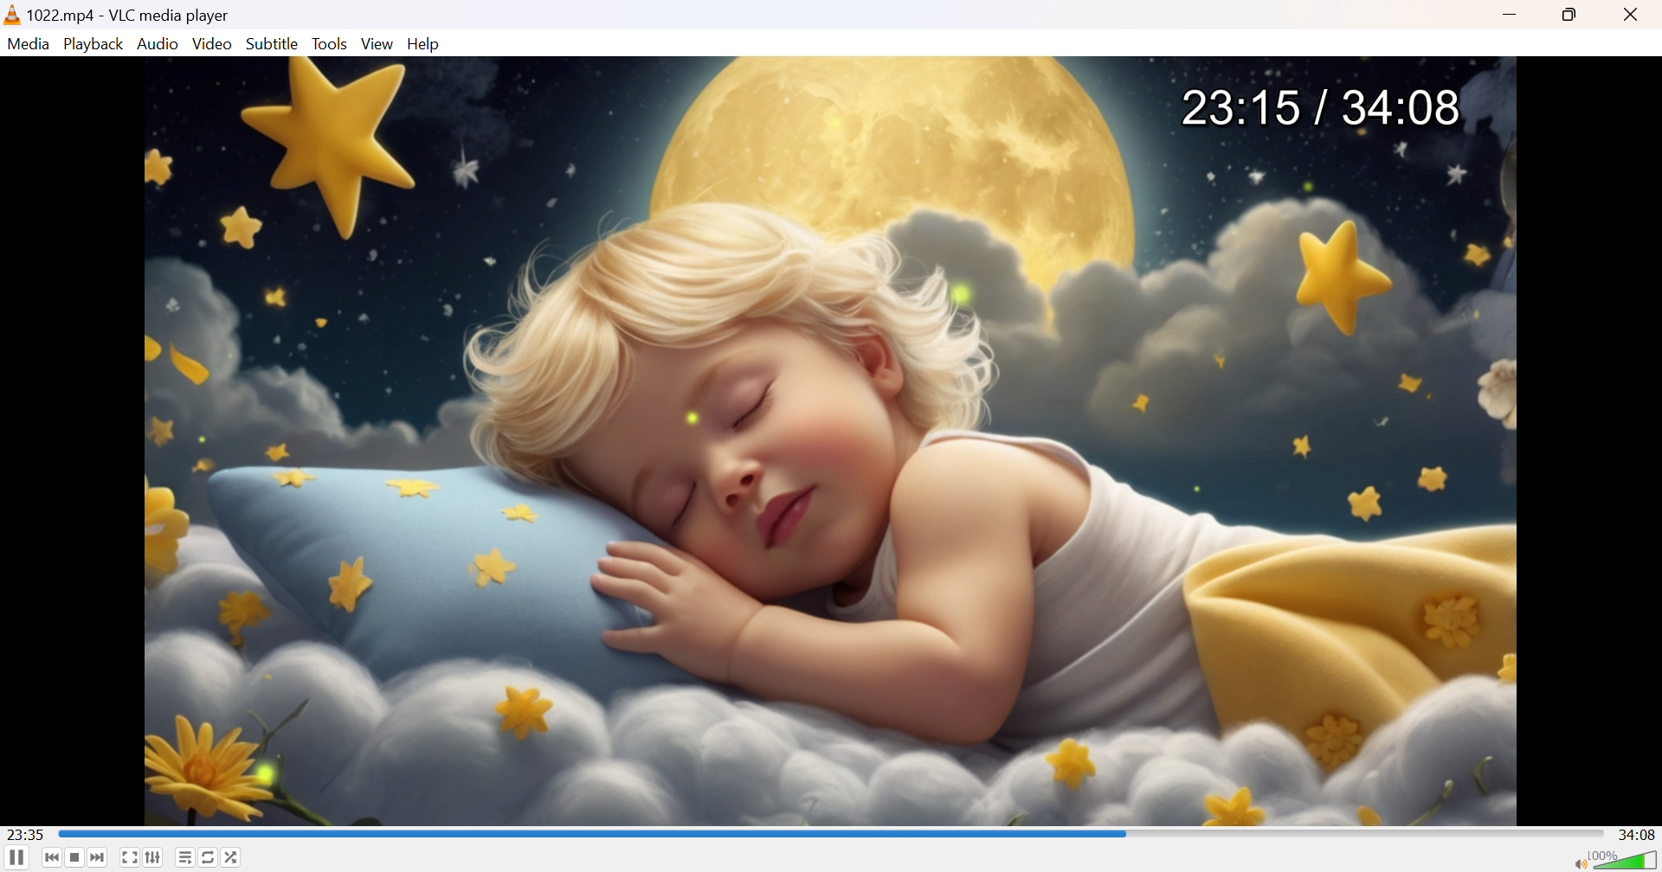 This screenshot has height=872, width=1662. Describe the element at coordinates (427, 43) in the screenshot. I see `Help` at that location.